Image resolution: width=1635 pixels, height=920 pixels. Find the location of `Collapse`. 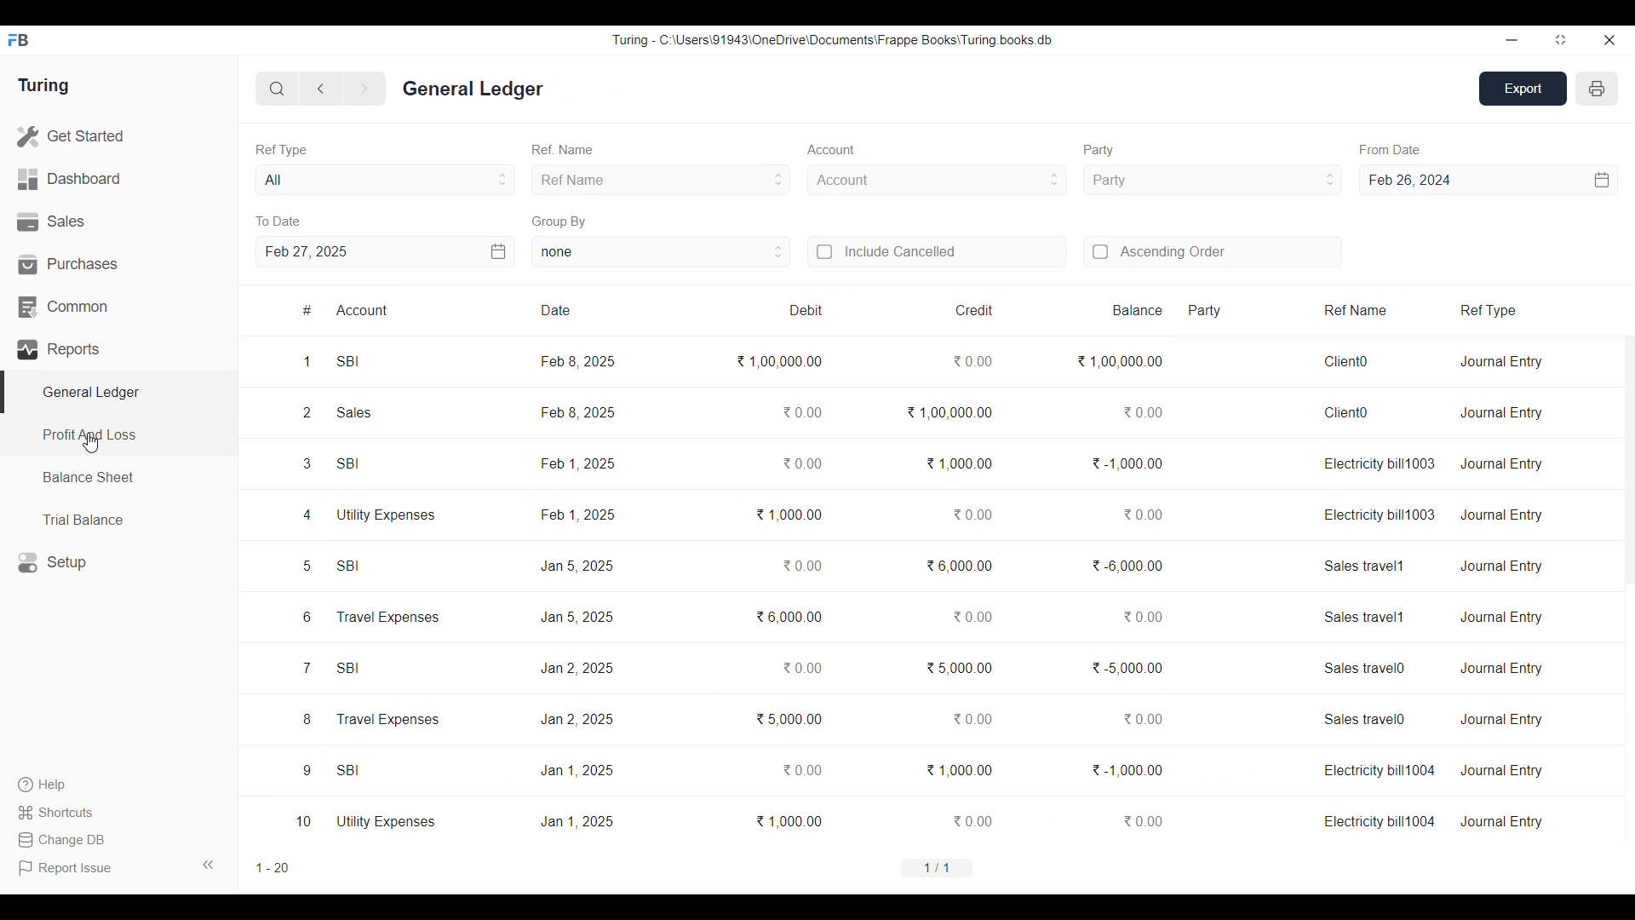

Collapse is located at coordinates (209, 865).